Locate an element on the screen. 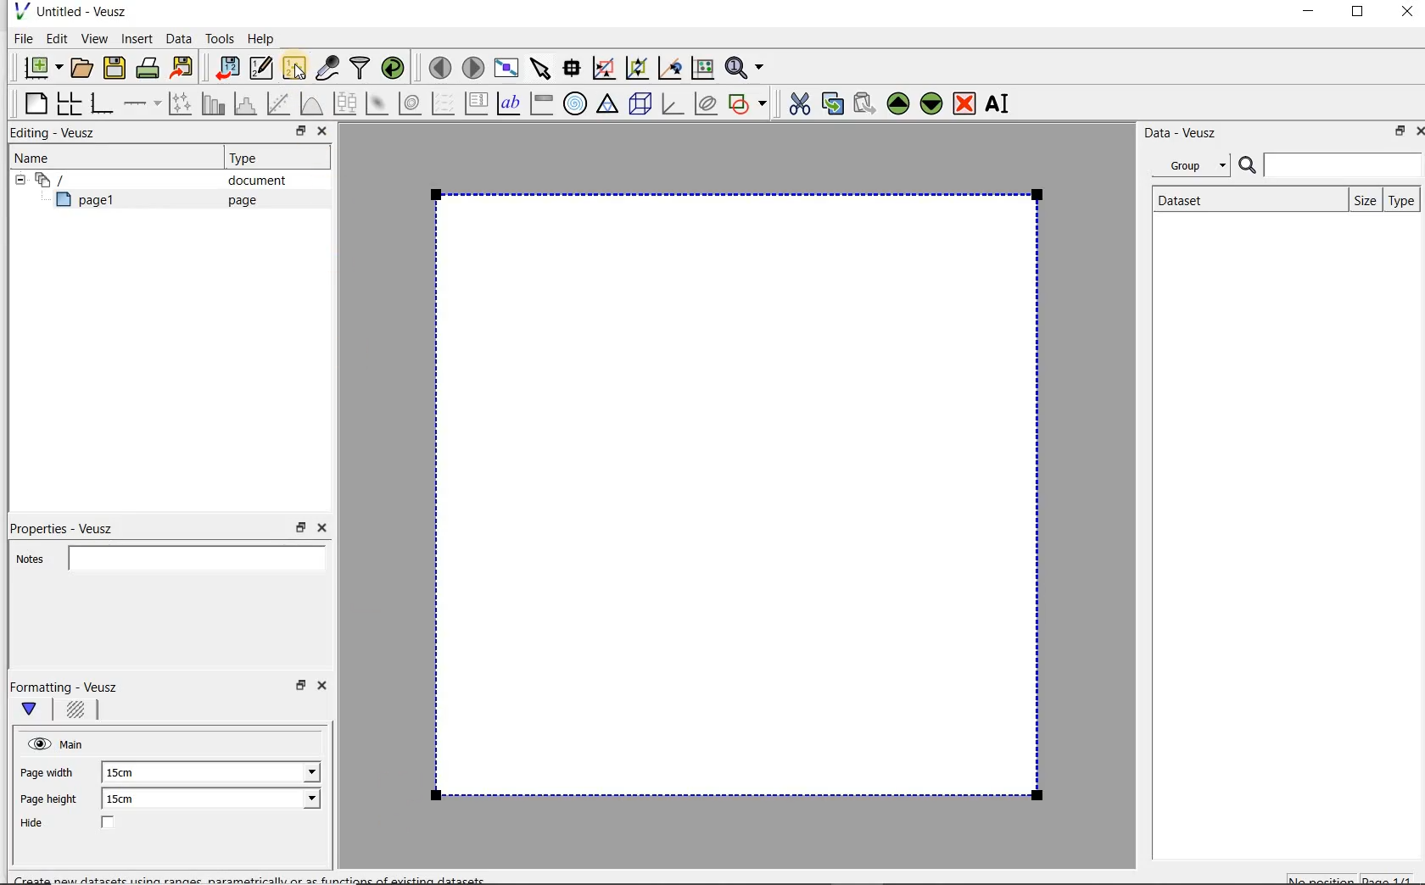 Image resolution: width=1425 pixels, height=885 pixels. page1/1 is located at coordinates (1394, 878).